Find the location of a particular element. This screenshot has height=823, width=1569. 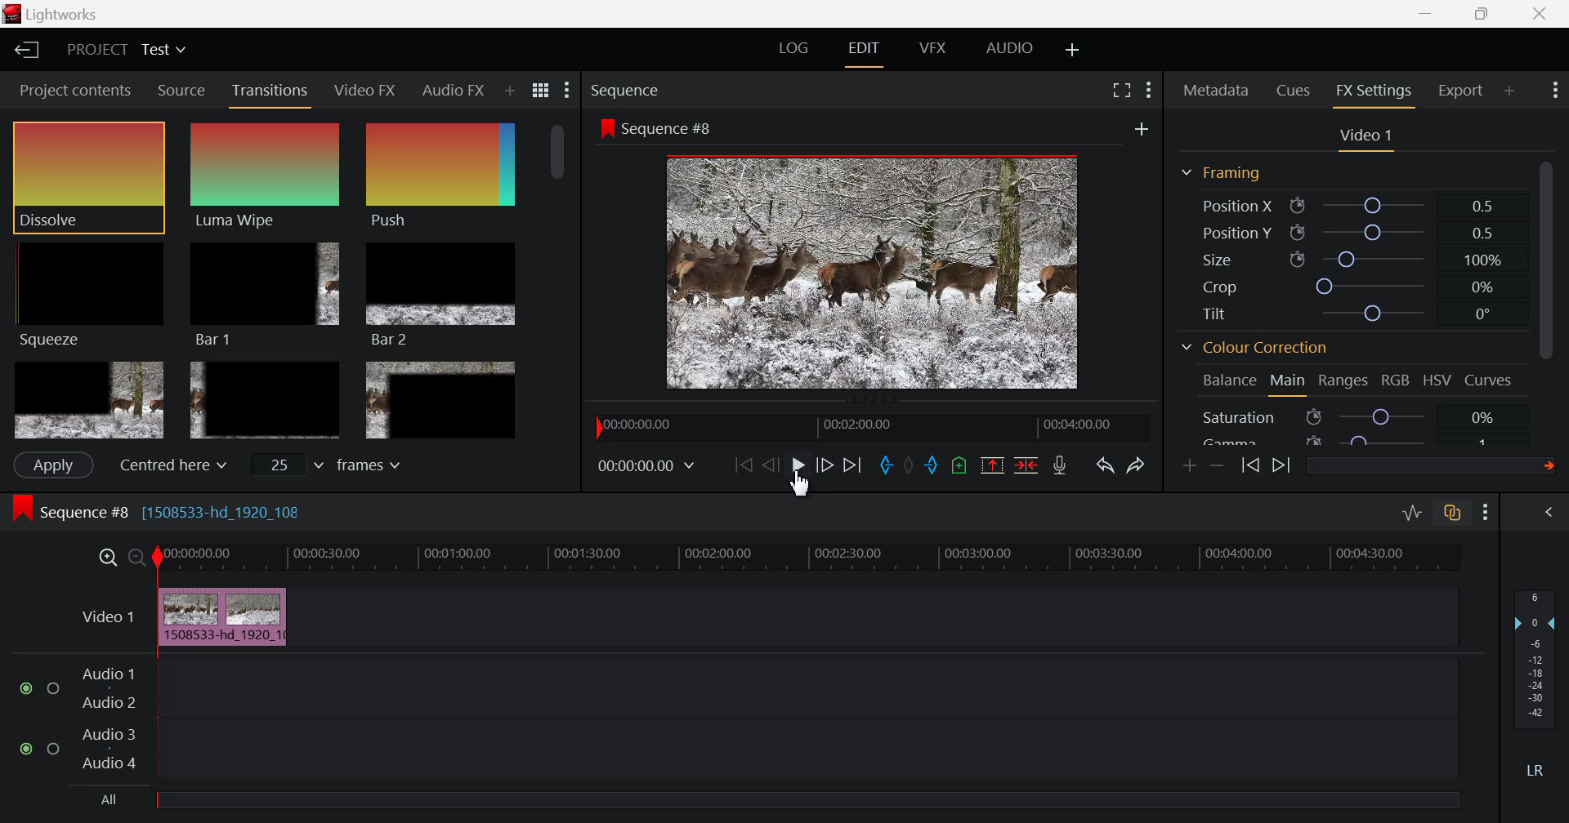

Saturation is located at coordinates (1352, 416).